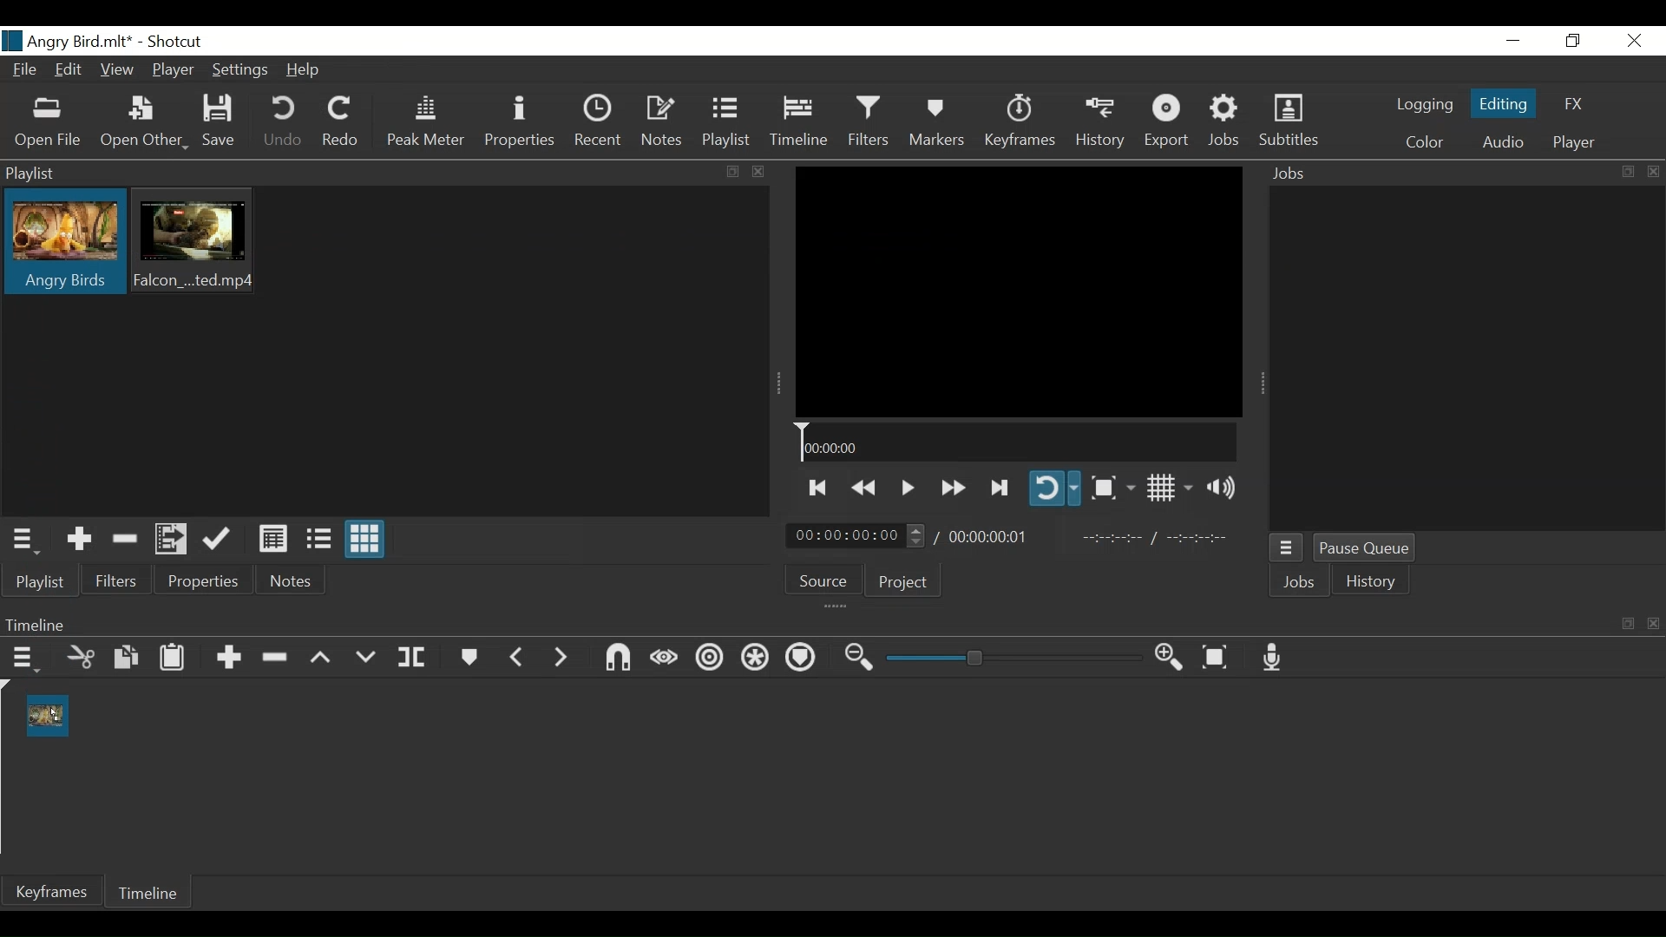 The width and height of the screenshot is (1666, 937). What do you see at coordinates (76, 539) in the screenshot?
I see `Add the Source to the playlist` at bounding box center [76, 539].